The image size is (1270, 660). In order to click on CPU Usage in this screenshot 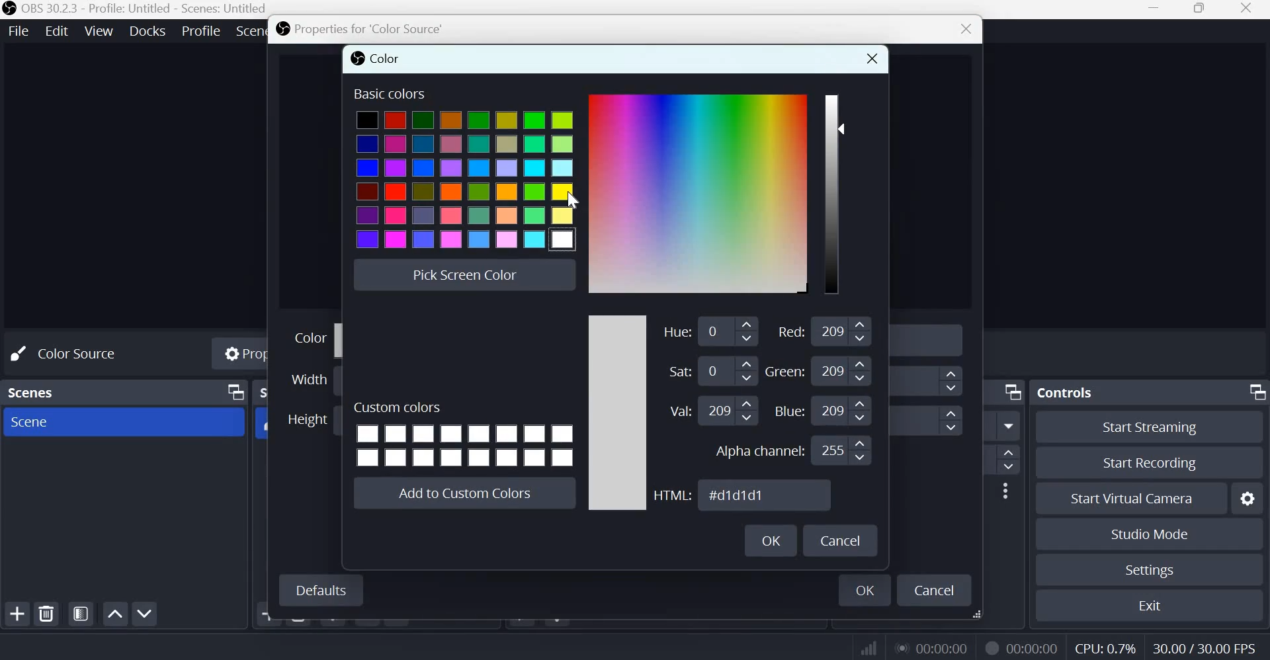, I will do `click(1104, 649)`.